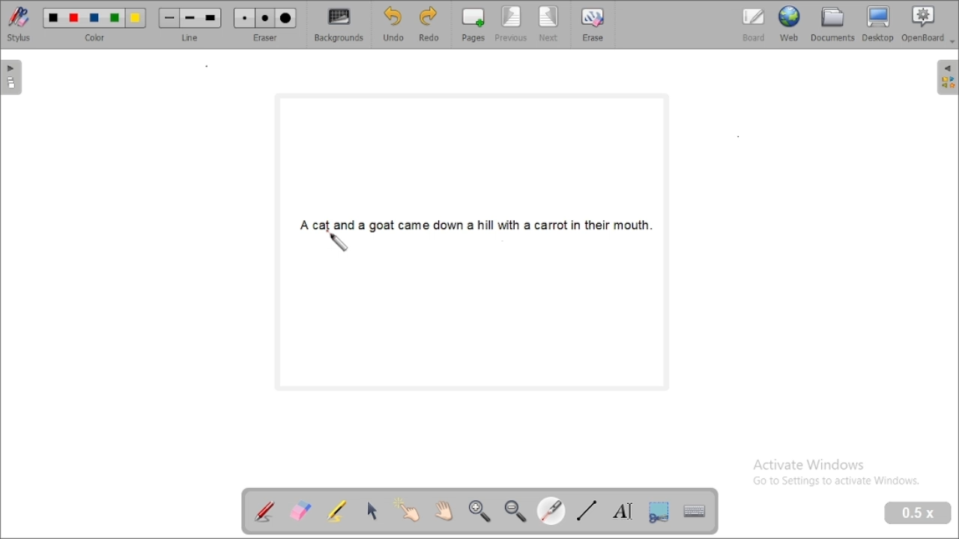 Image resolution: width=959 pixels, height=539 pixels. Describe the element at coordinates (337, 510) in the screenshot. I see `highlight` at that location.